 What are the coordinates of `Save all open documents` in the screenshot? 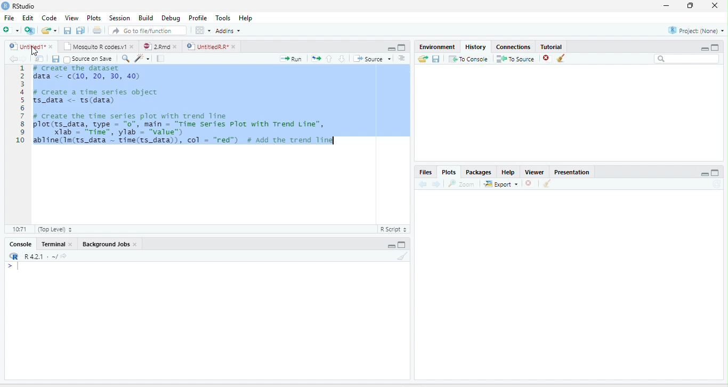 It's located at (80, 30).